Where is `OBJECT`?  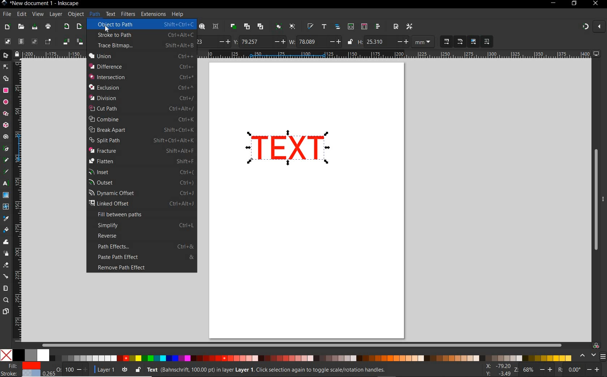 OBJECT is located at coordinates (76, 15).